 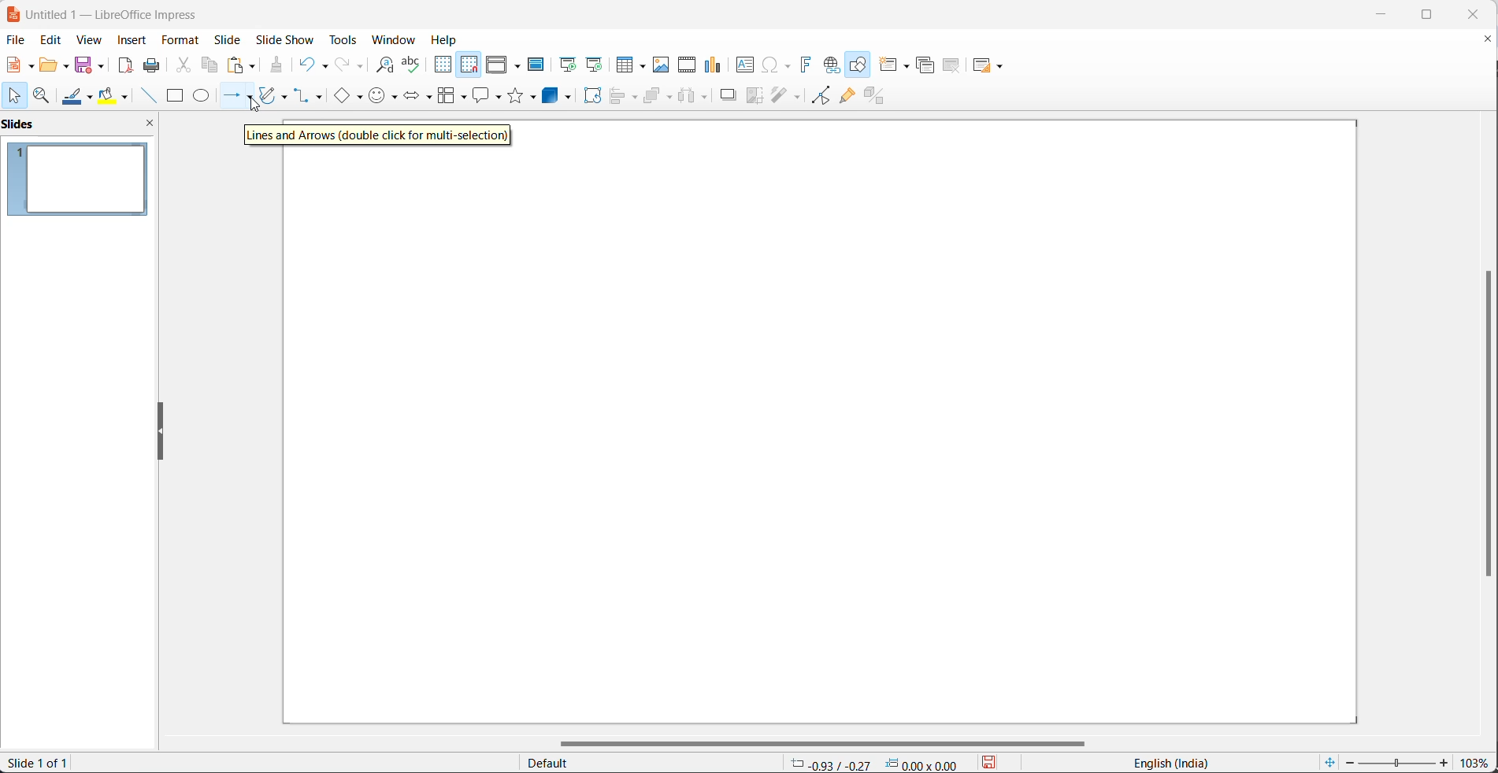 I want to click on close document, so click(x=1489, y=38).